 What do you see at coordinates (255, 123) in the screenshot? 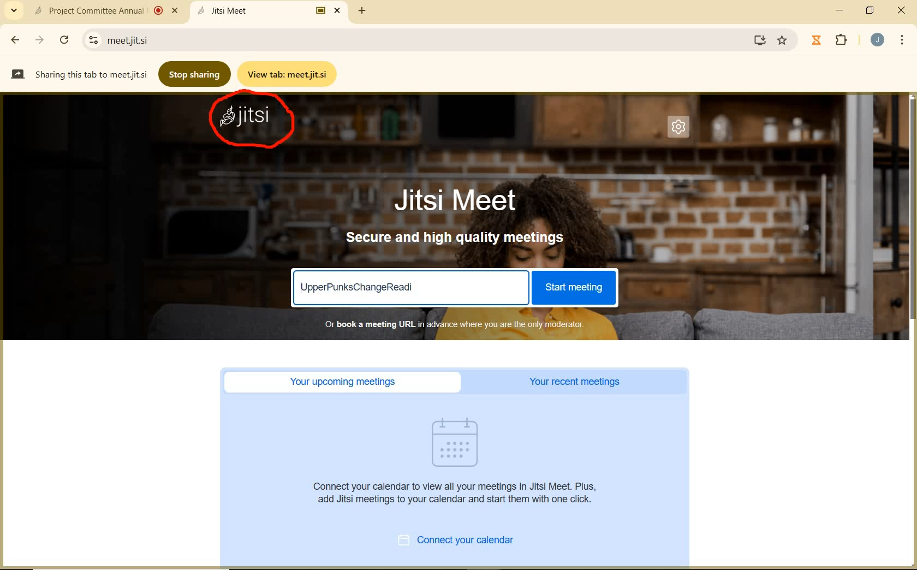
I see `jitsi annotated ` at bounding box center [255, 123].